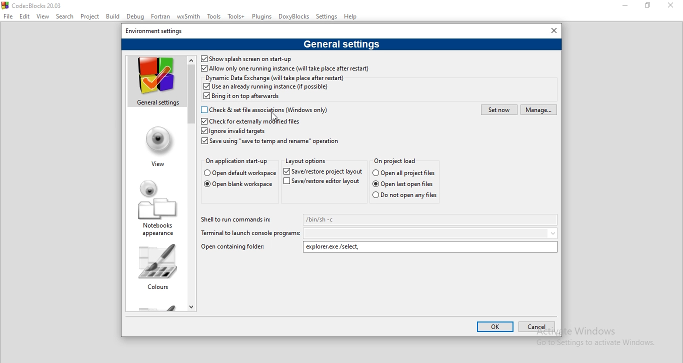 The height and width of the screenshot is (363, 683). Describe the element at coordinates (159, 16) in the screenshot. I see `Fortran` at that location.